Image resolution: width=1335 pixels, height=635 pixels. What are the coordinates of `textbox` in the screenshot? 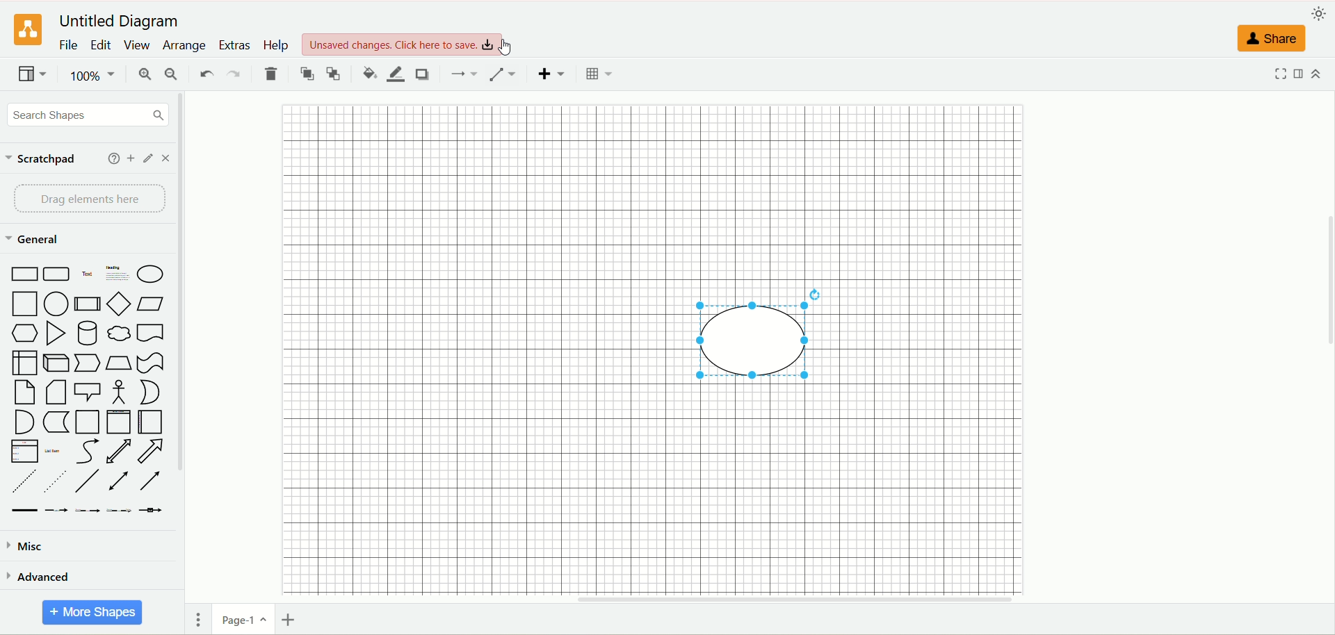 It's located at (117, 275).